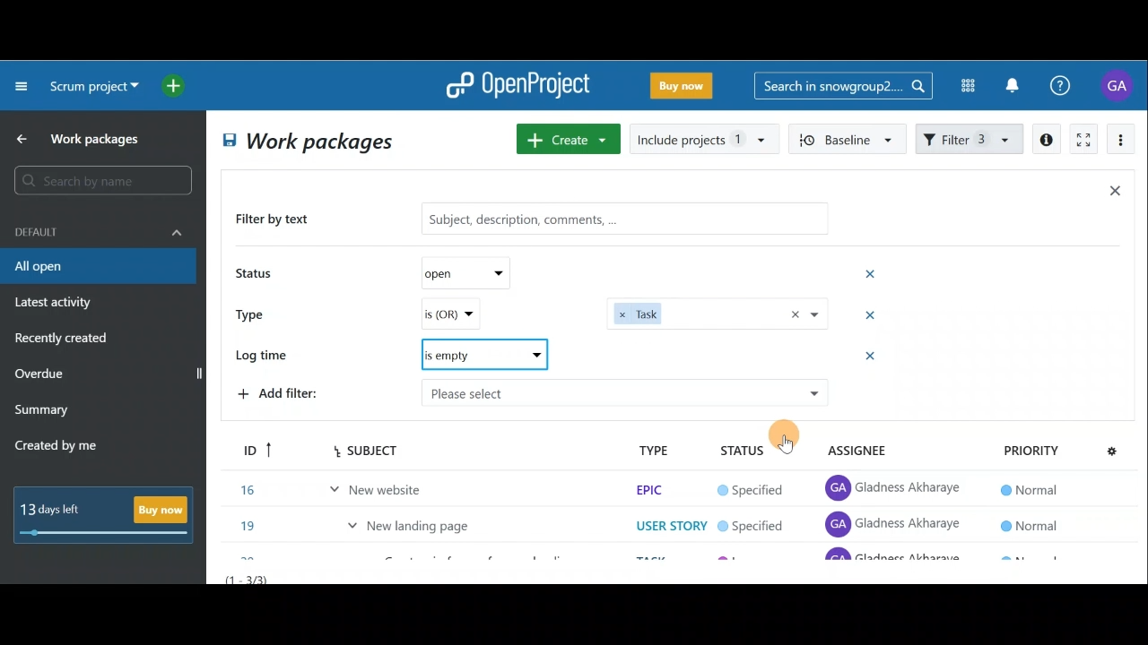  I want to click on user story, so click(666, 522).